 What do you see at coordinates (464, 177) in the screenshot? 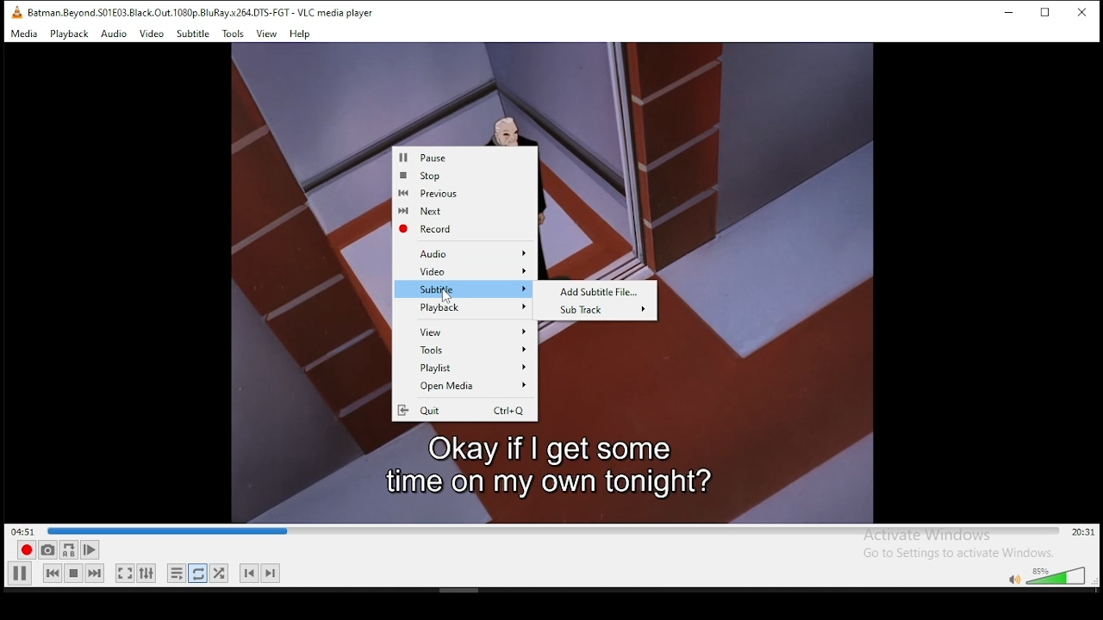
I see `Stop` at bounding box center [464, 177].